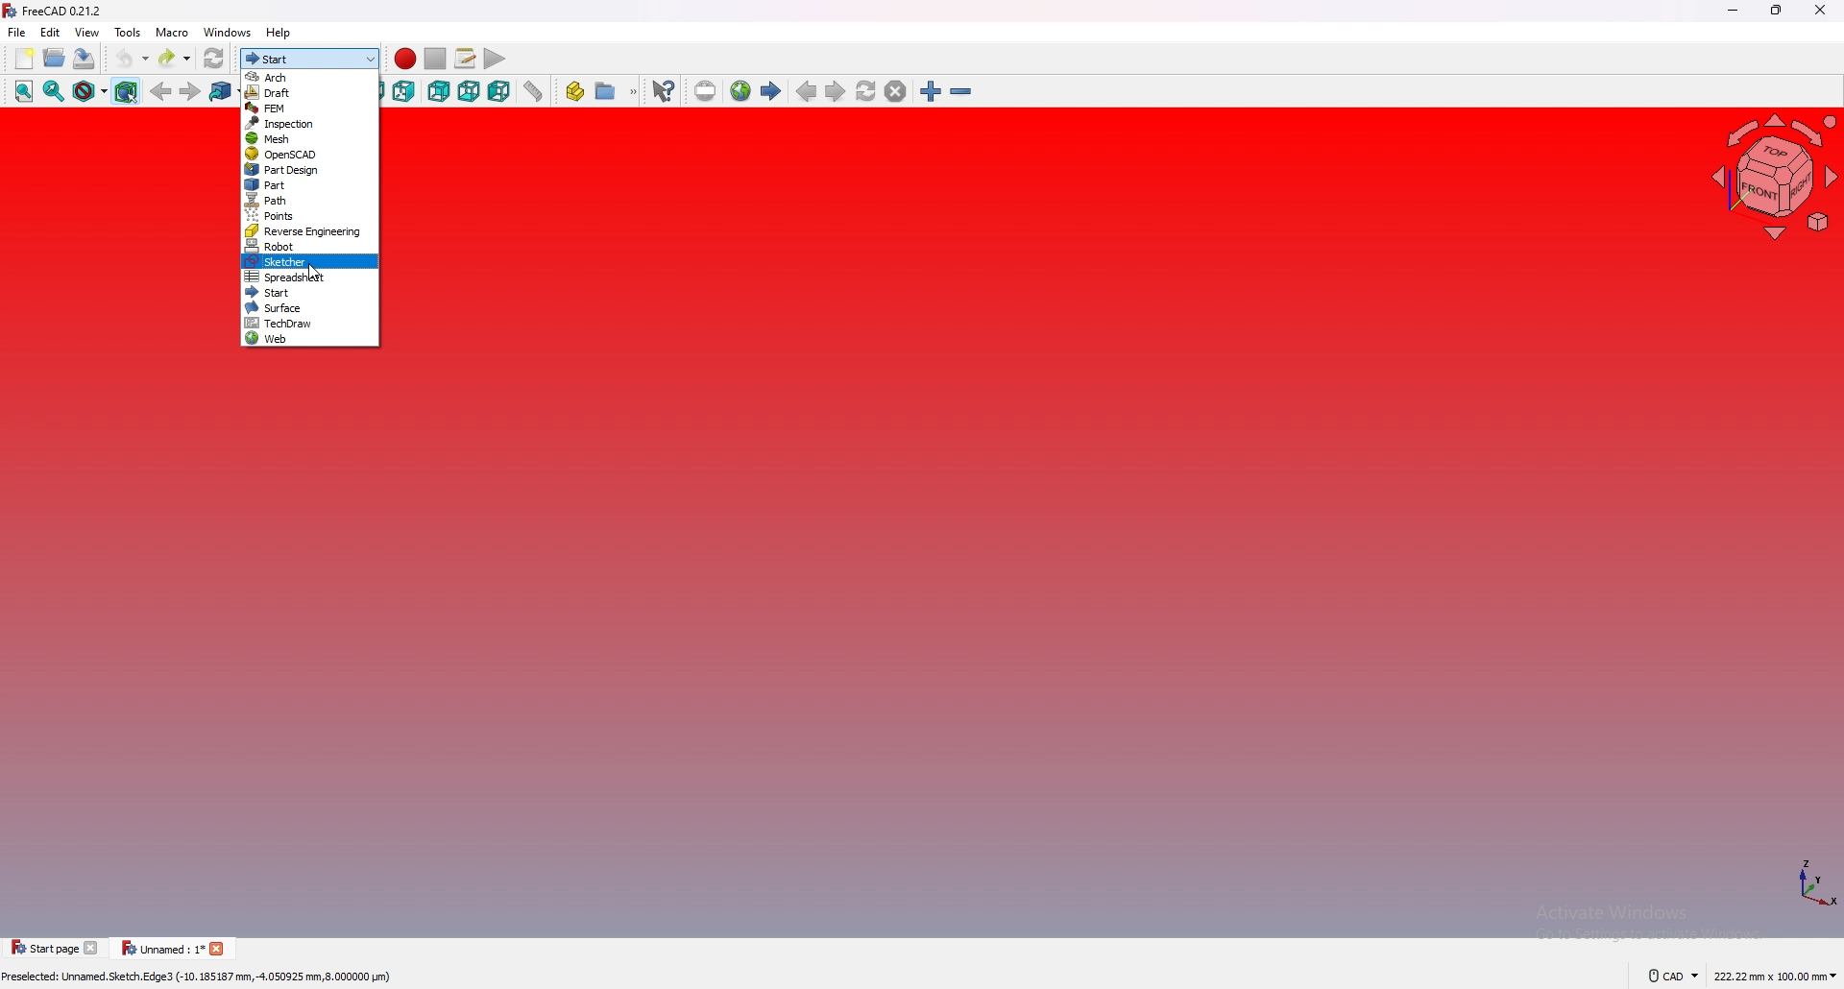  What do you see at coordinates (434, 58) in the screenshot?
I see `stop macro` at bounding box center [434, 58].